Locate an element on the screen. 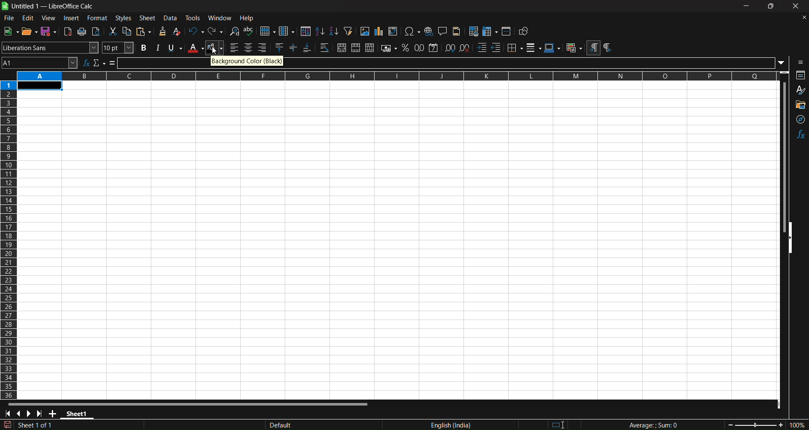 The width and height of the screenshot is (809, 430). styles is located at coordinates (124, 19).